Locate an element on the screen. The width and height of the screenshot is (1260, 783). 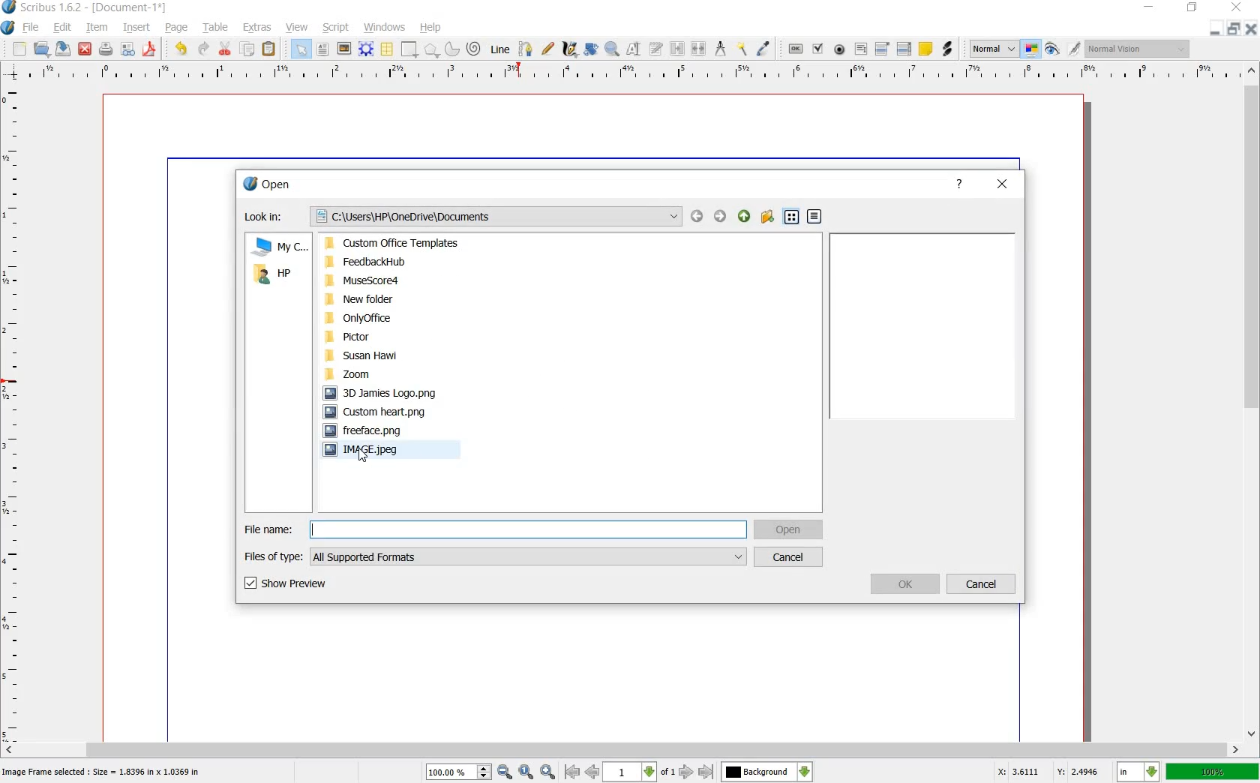
eye dropper is located at coordinates (763, 48).